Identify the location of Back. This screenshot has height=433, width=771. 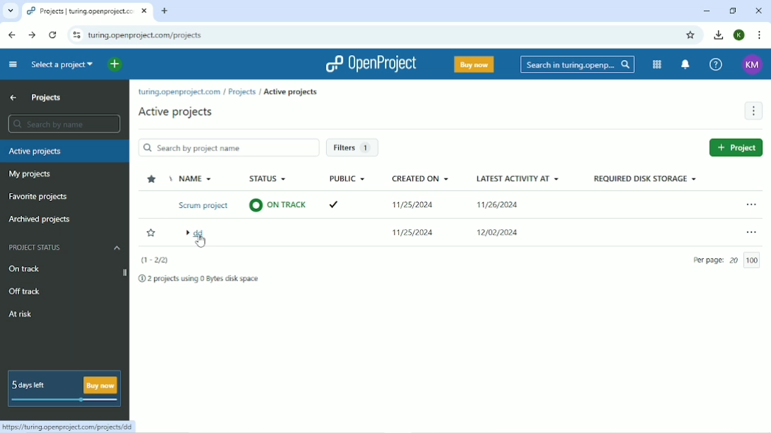
(13, 35).